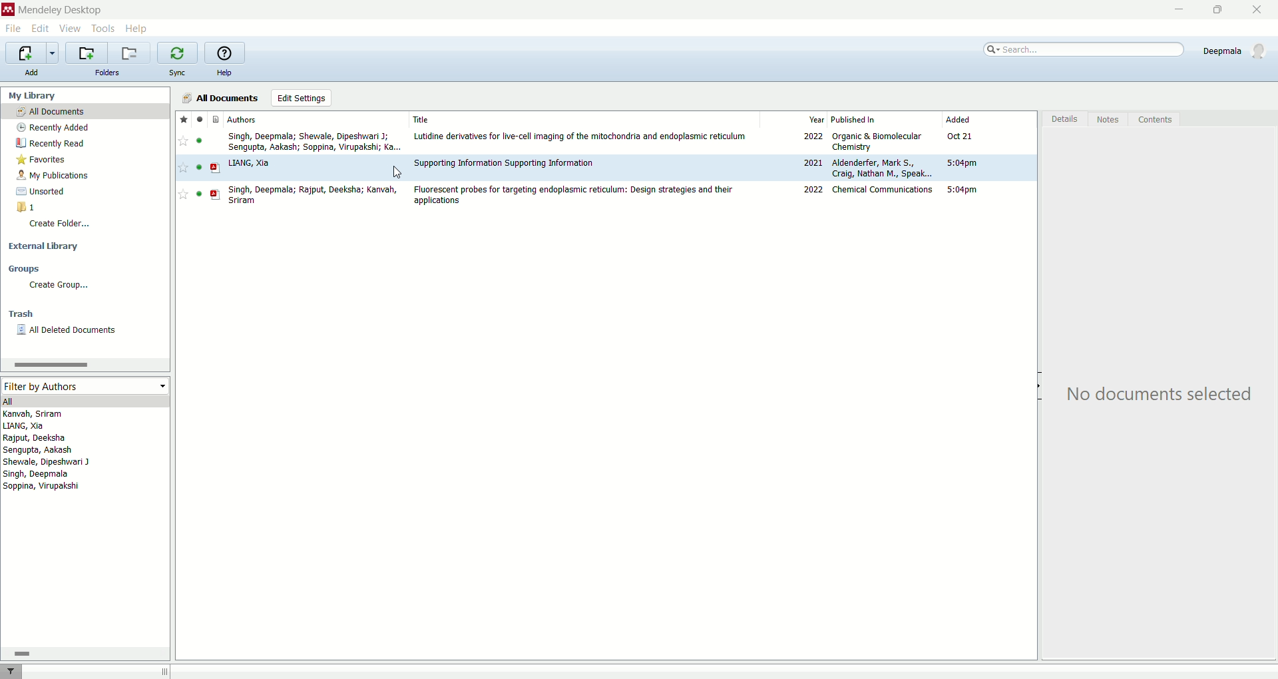 The height and width of the screenshot is (679, 1278). I want to click on Oct 21, so click(960, 135).